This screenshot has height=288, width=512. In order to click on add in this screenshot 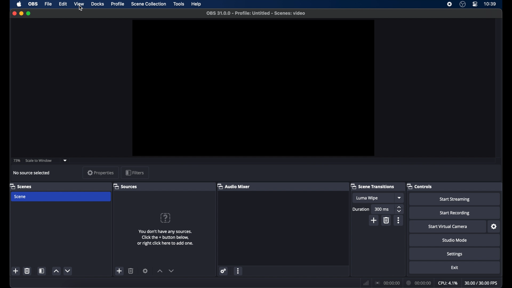, I will do `click(119, 271)`.